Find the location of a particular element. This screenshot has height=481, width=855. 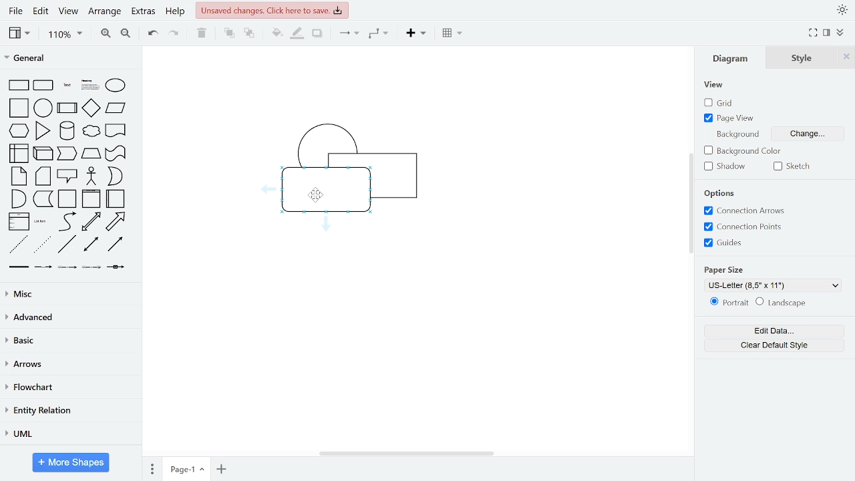

add page is located at coordinates (223, 468).